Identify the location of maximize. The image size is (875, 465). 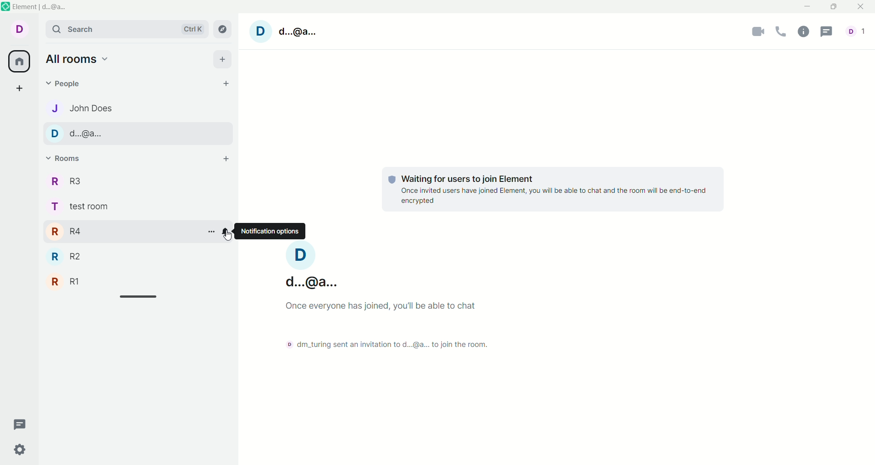
(834, 8).